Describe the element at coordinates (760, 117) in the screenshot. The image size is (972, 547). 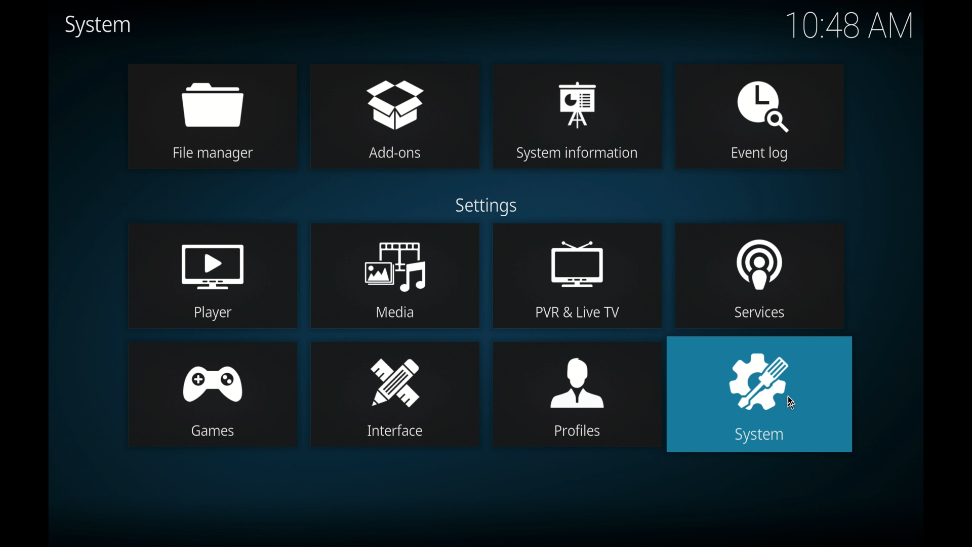
I see `event log` at that location.